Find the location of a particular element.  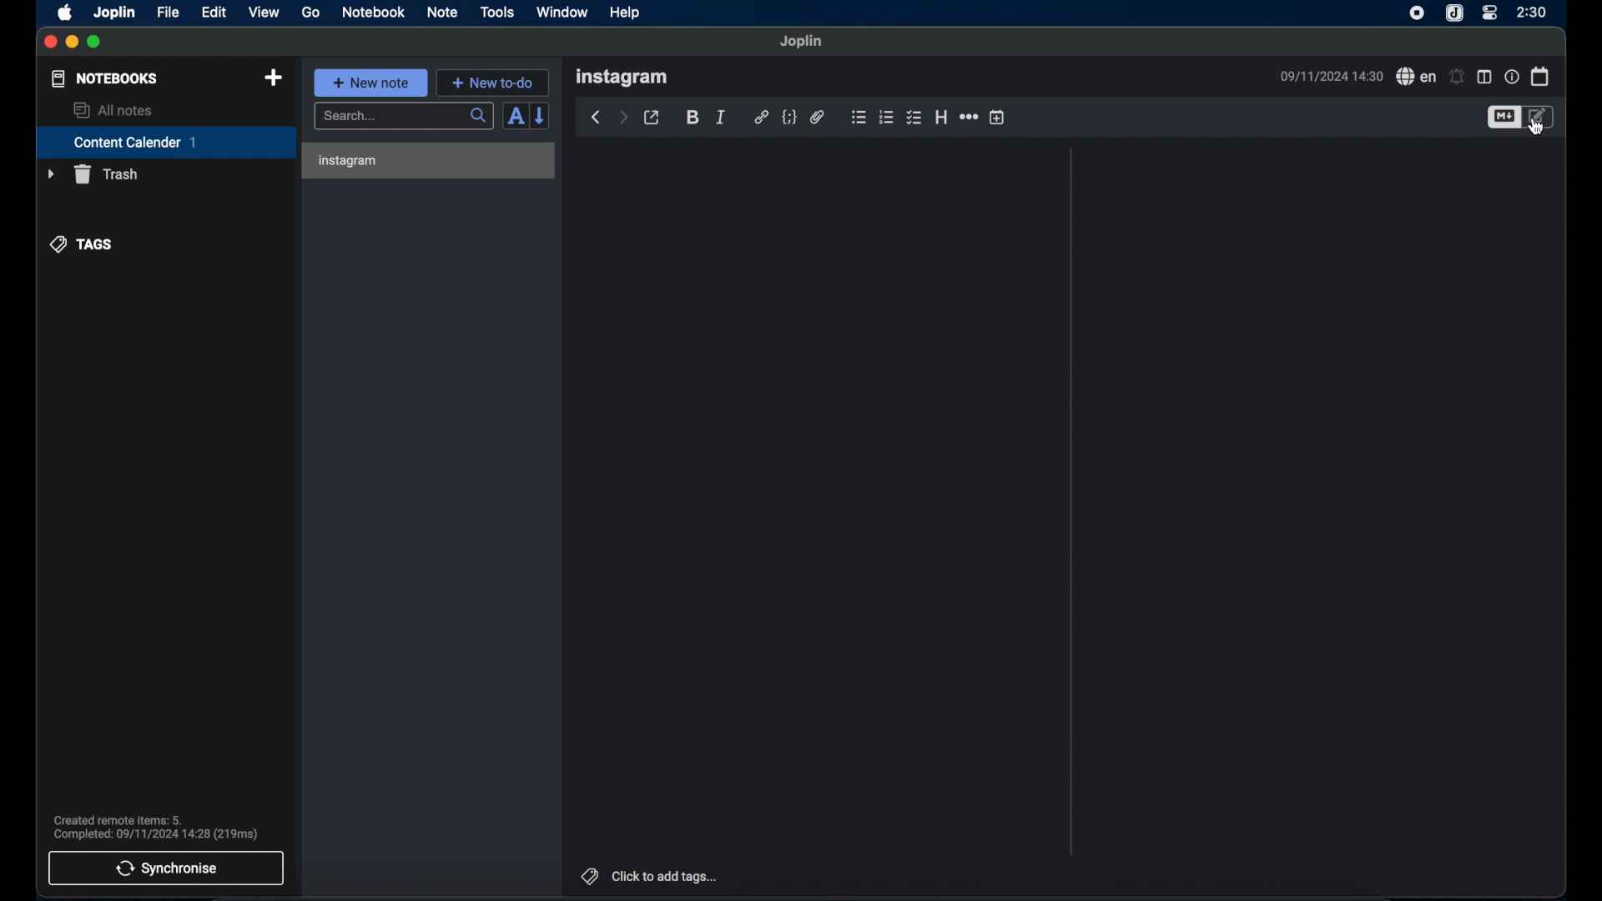

content calender 1 is located at coordinates (166, 142).